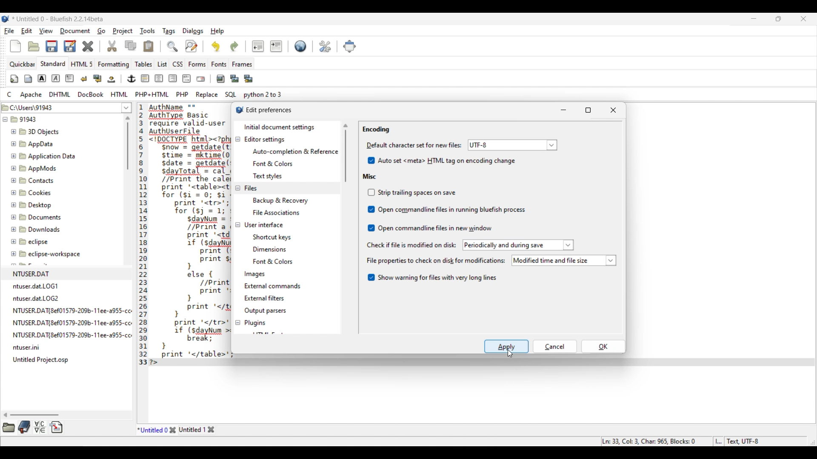 This screenshot has height=459, width=817. I want to click on Copy, so click(131, 45).